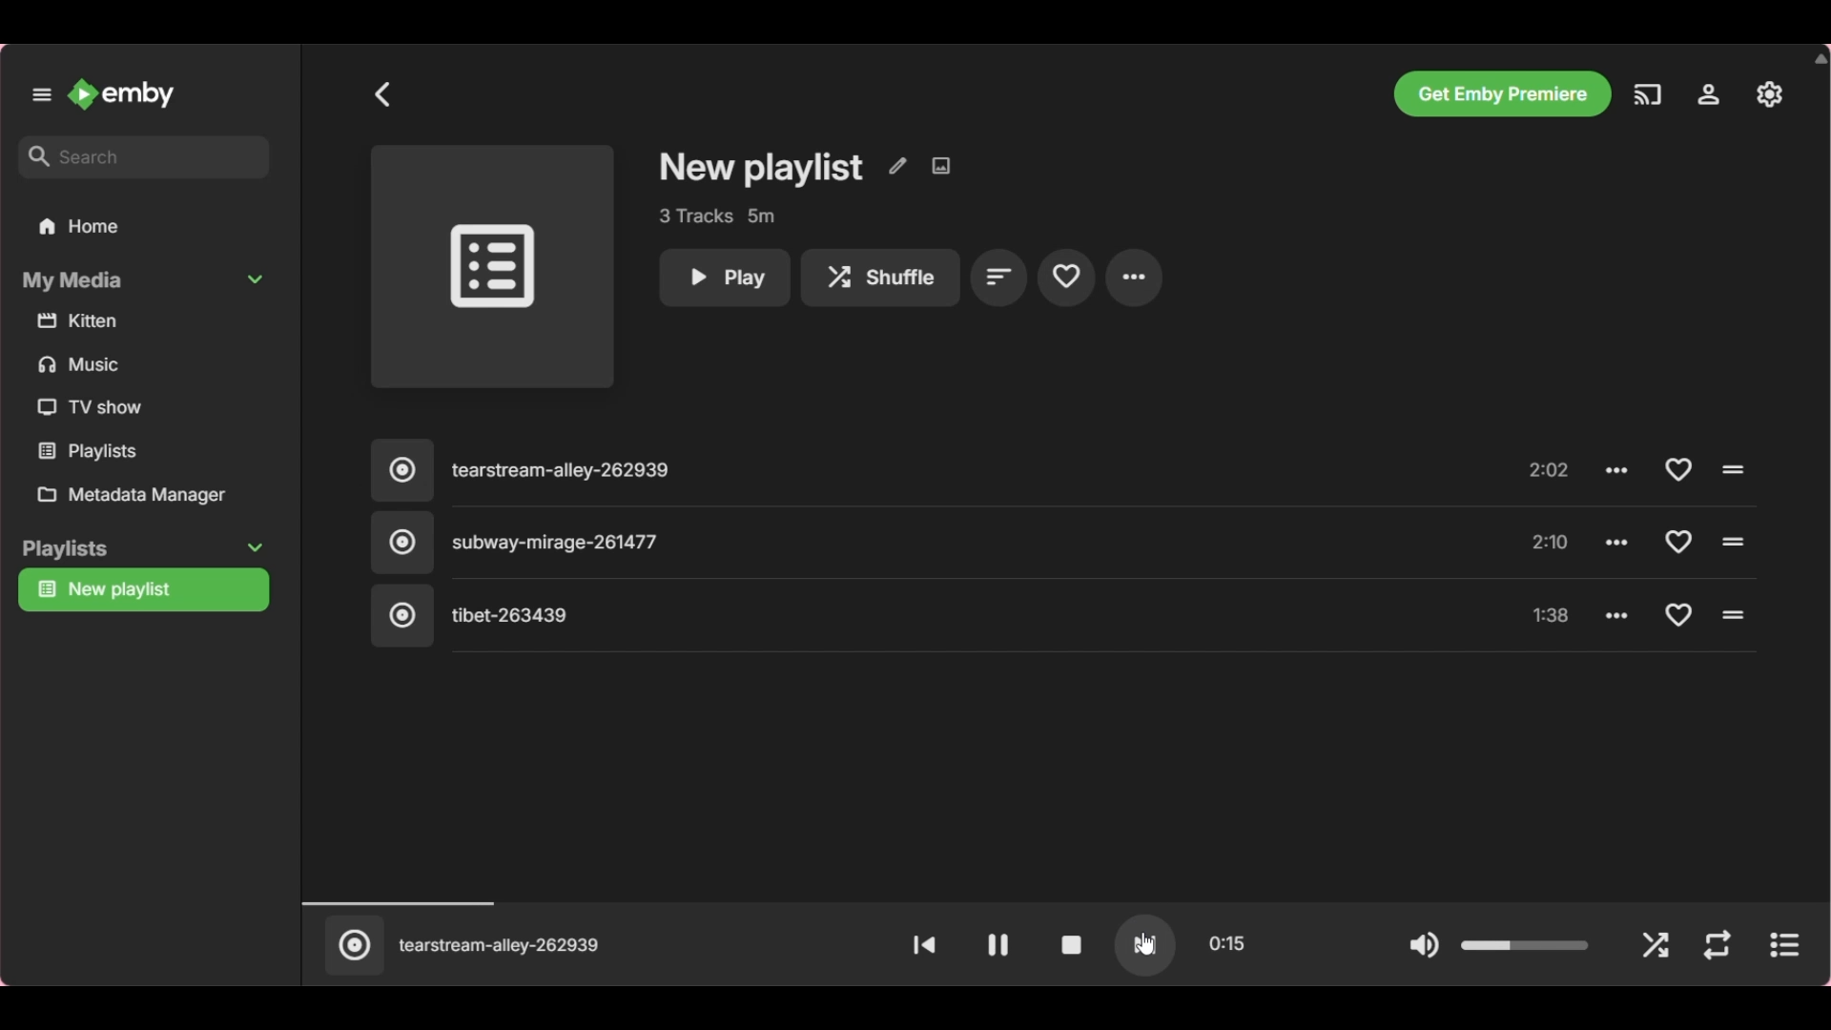 The width and height of the screenshot is (1831, 1030). Describe the element at coordinates (939, 166) in the screenshot. I see `Edit image` at that location.